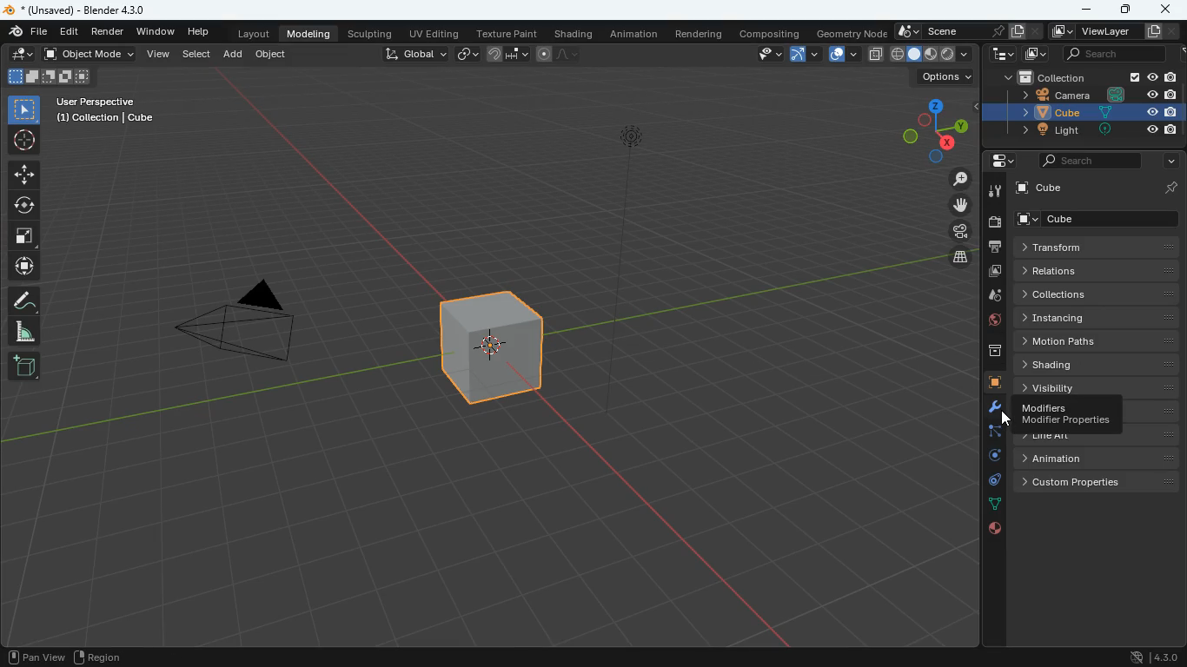 This screenshot has width=1187, height=667. What do you see at coordinates (505, 31) in the screenshot?
I see `texture paint` at bounding box center [505, 31].